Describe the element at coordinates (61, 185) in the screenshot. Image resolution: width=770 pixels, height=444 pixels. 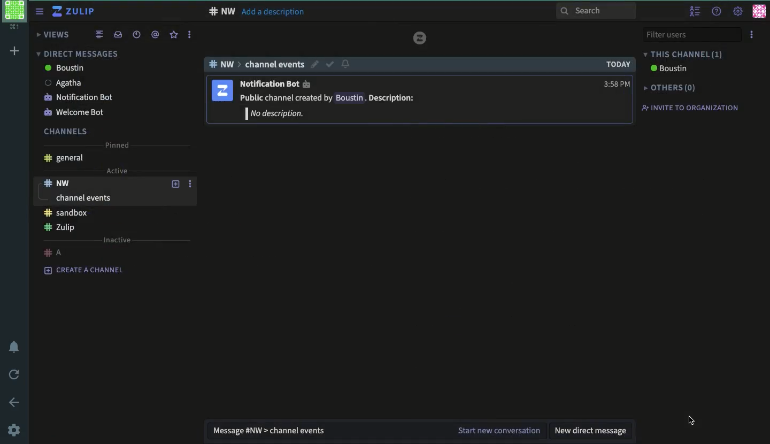
I see `nw` at that location.